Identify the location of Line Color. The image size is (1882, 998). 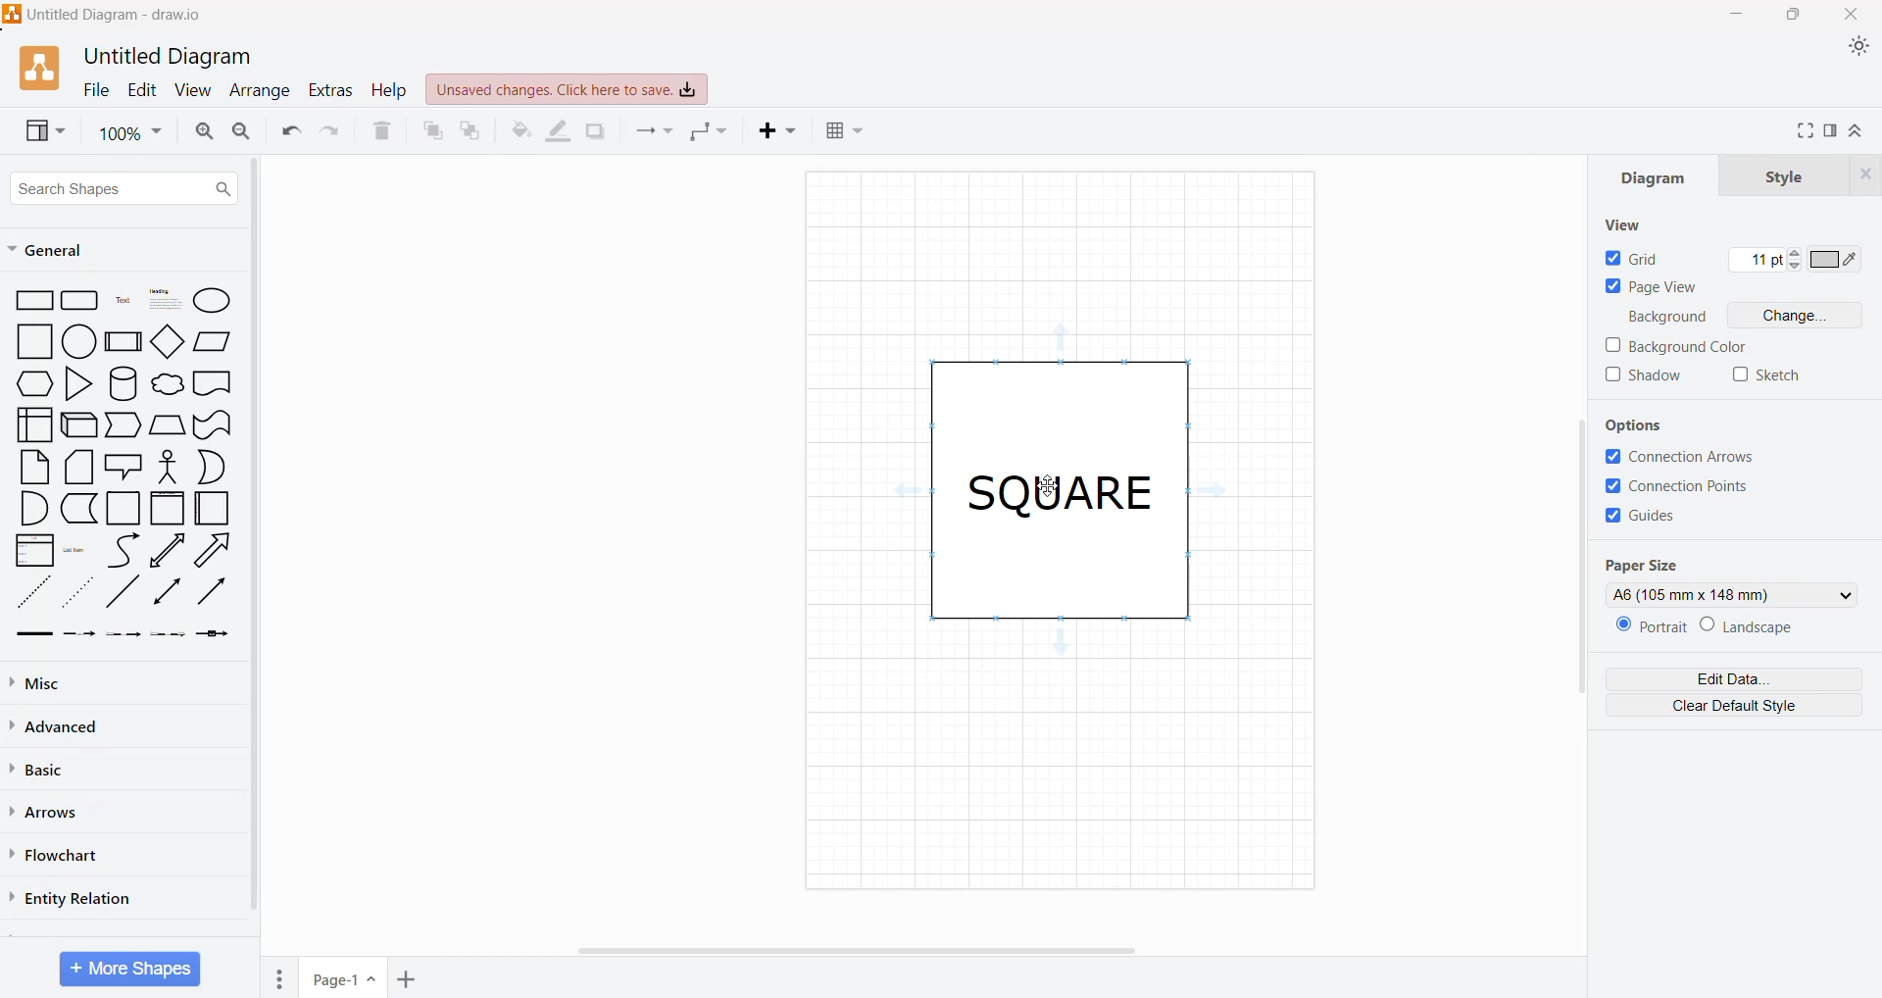
(557, 132).